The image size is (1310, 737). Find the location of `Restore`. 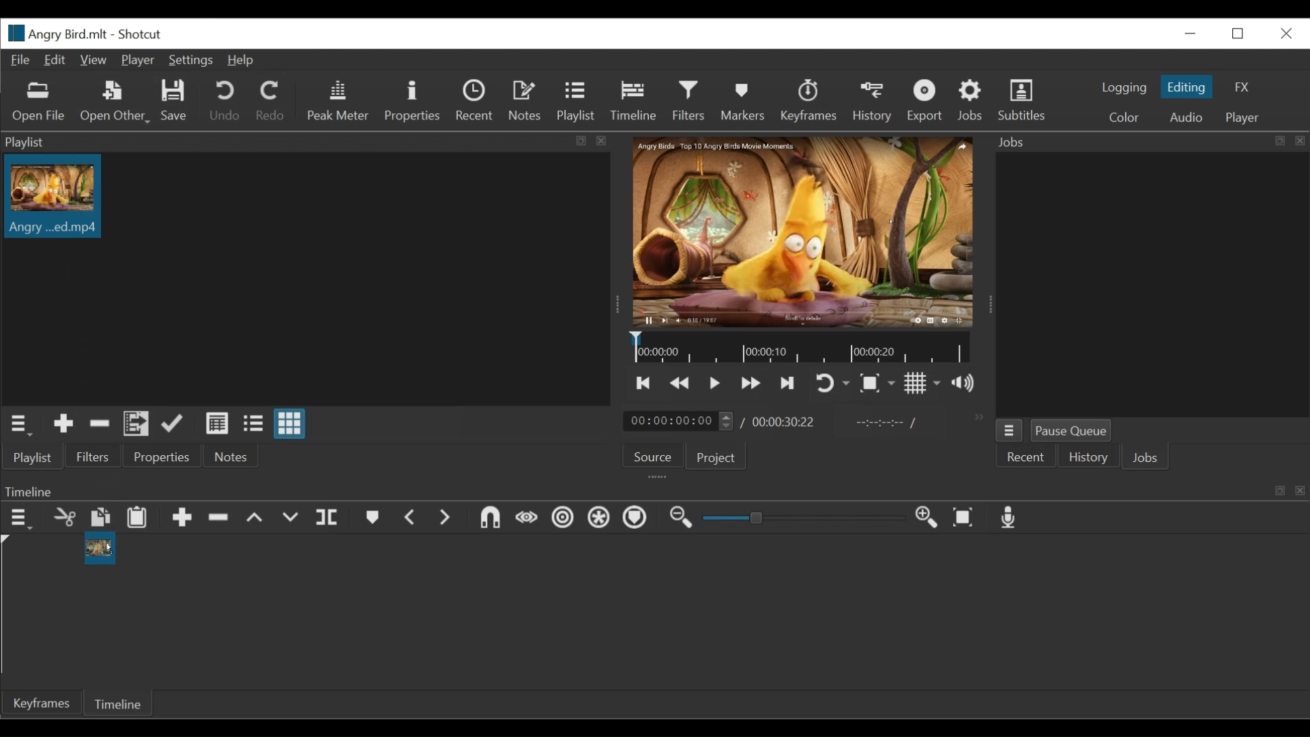

Restore is located at coordinates (1239, 33).